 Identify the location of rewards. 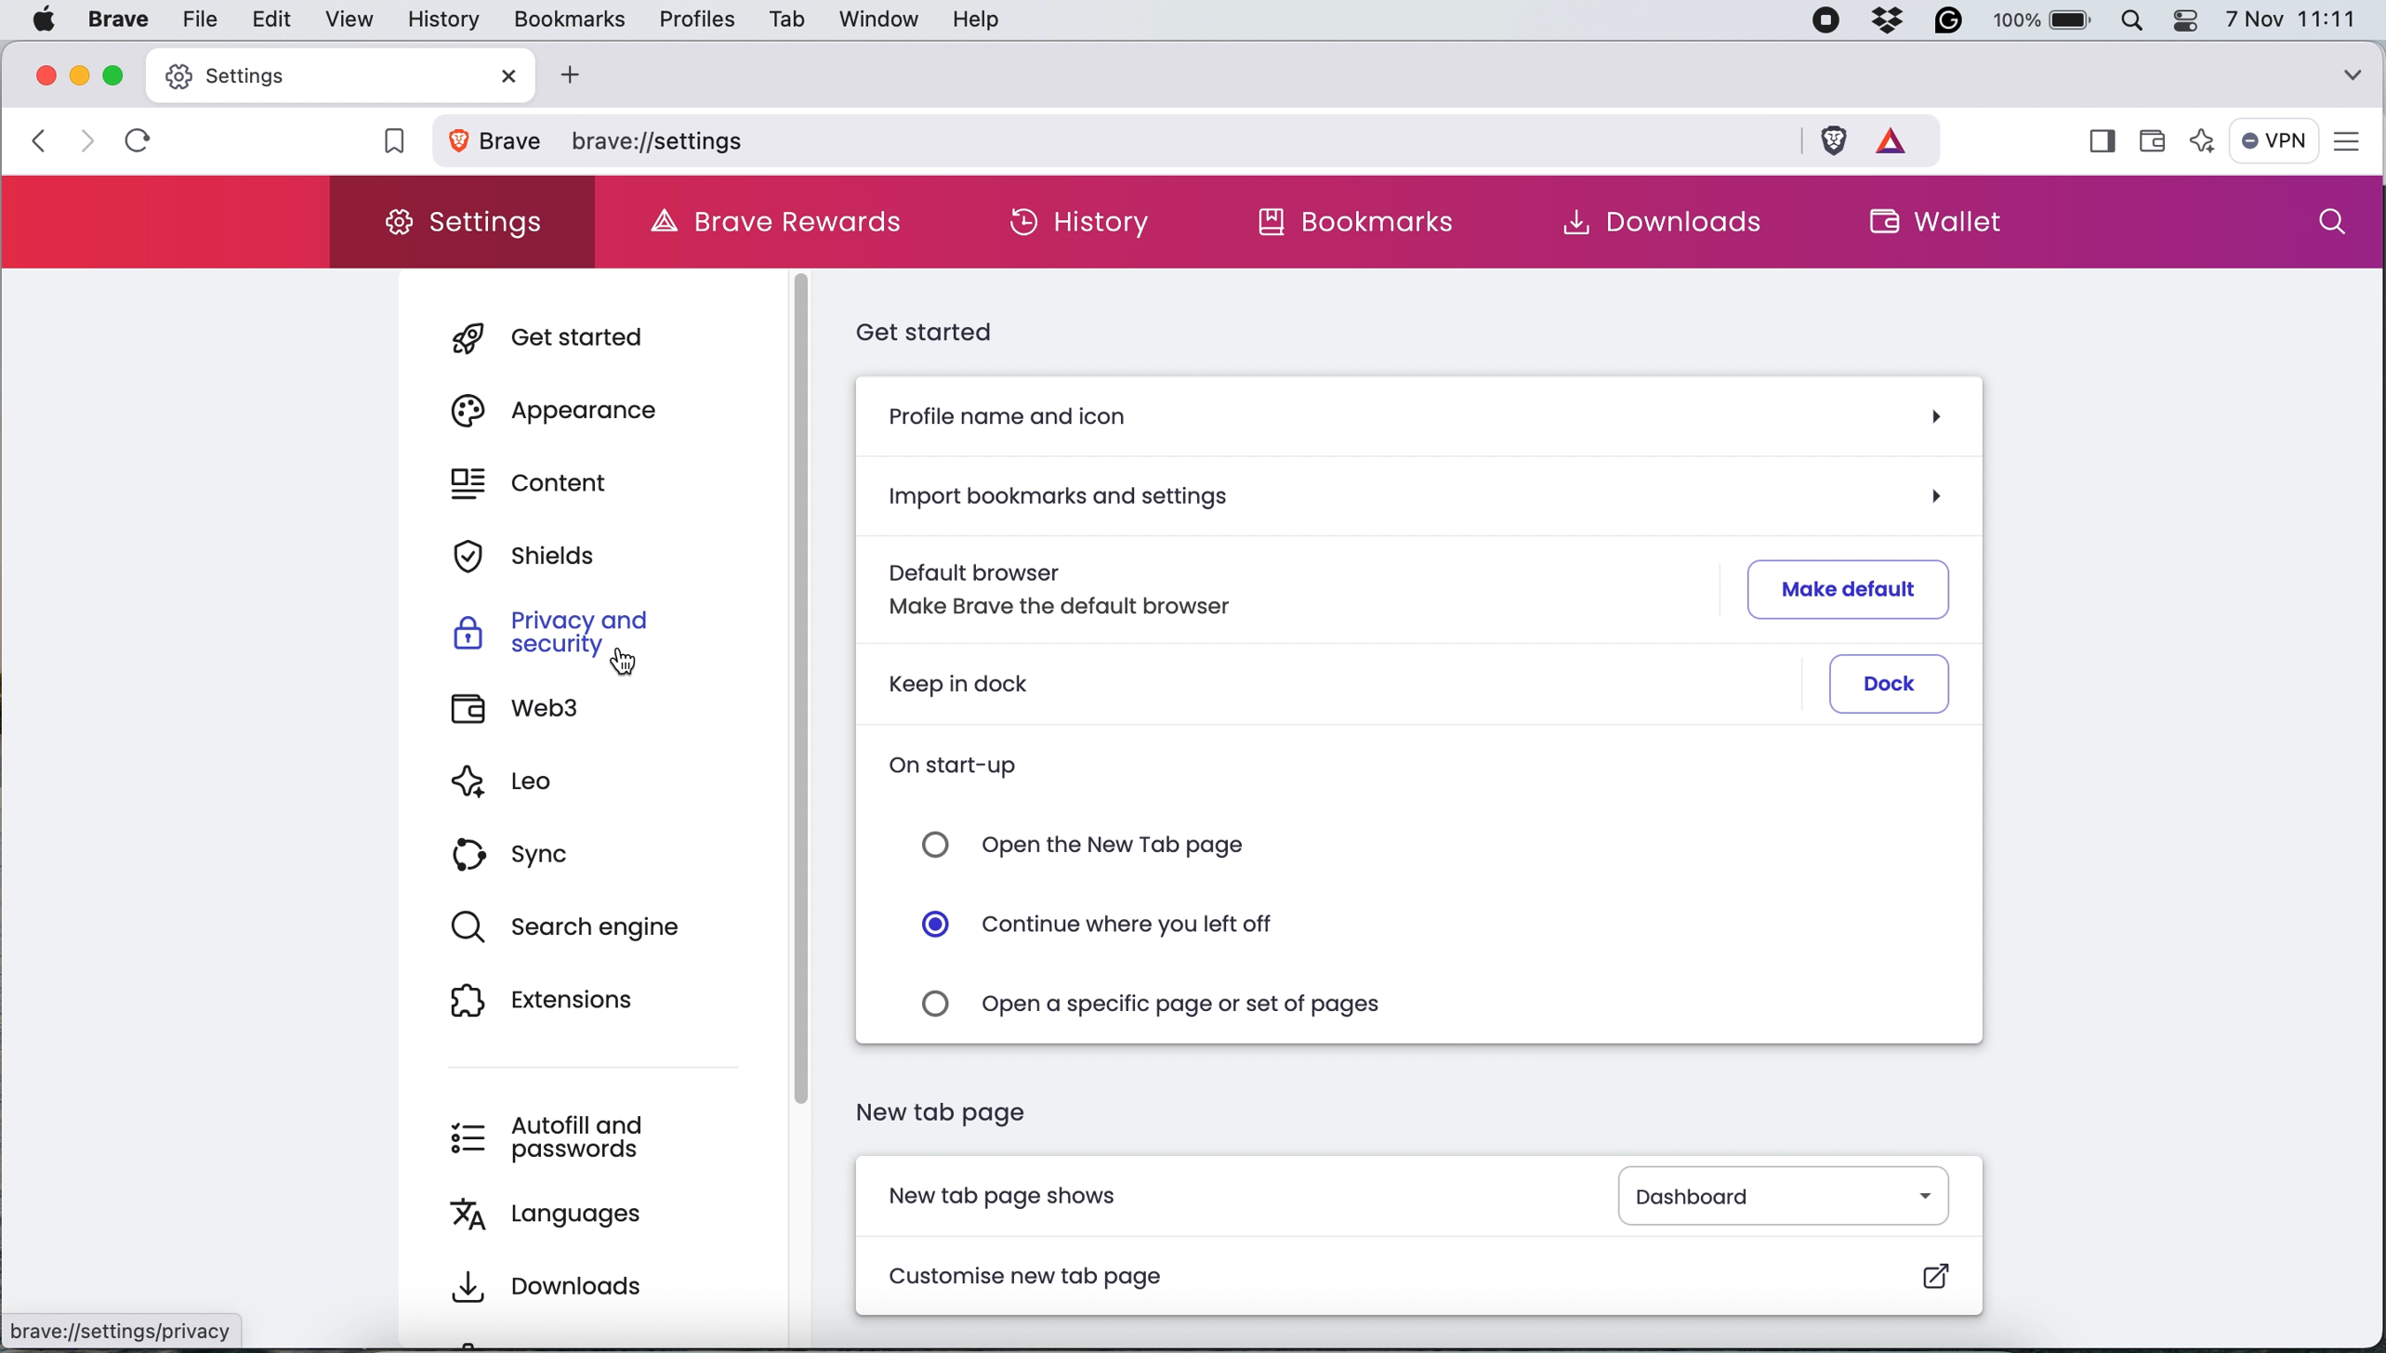
(1901, 138).